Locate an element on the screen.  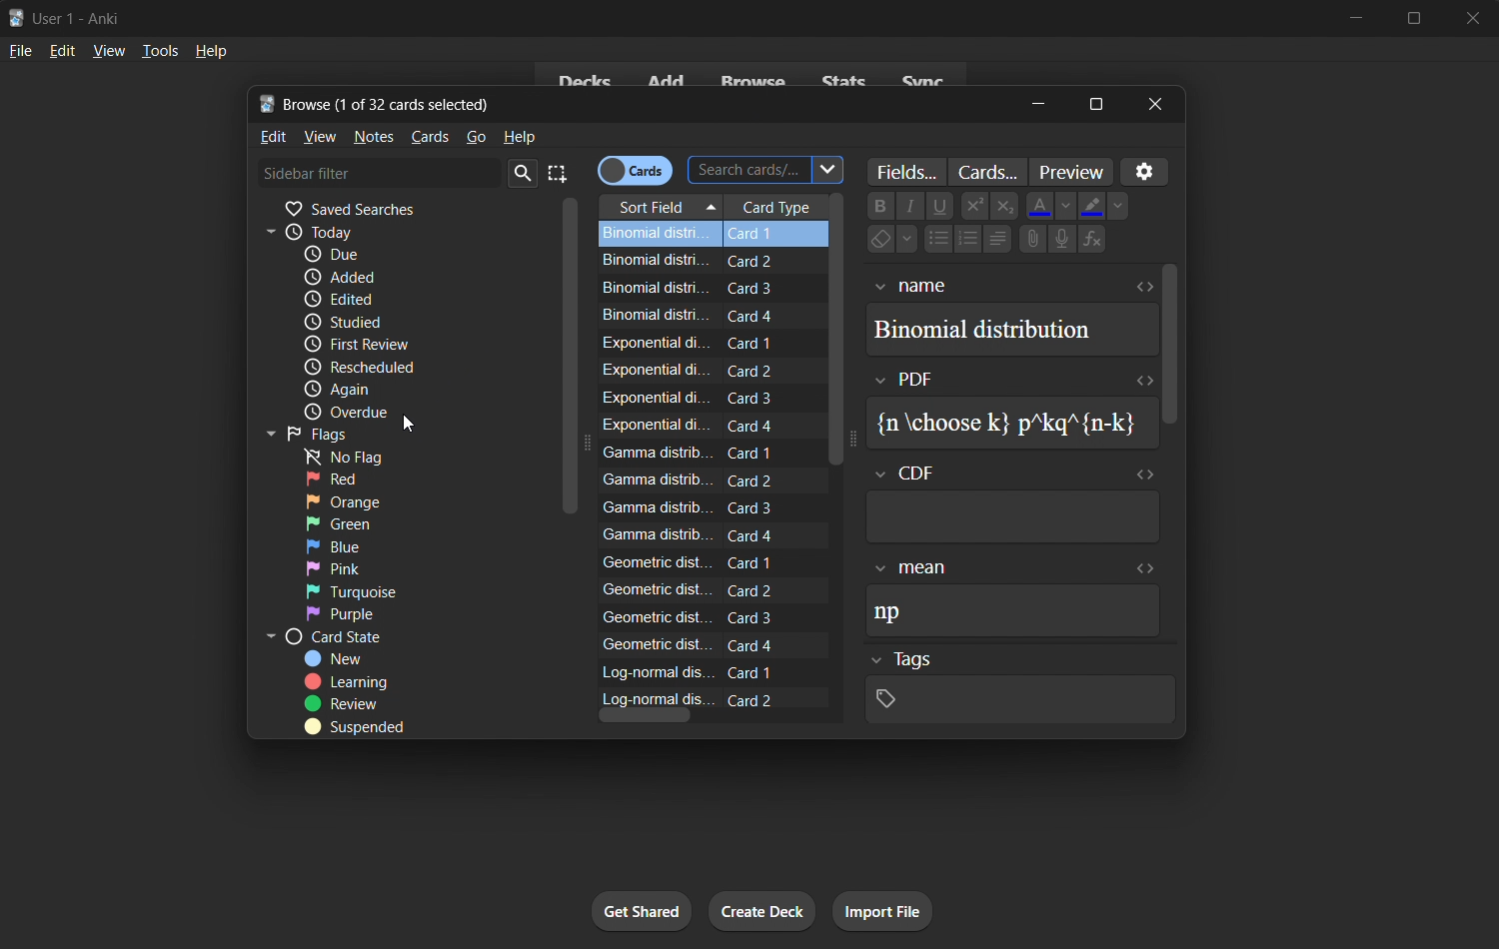
Card 1 is located at coordinates (768, 233).